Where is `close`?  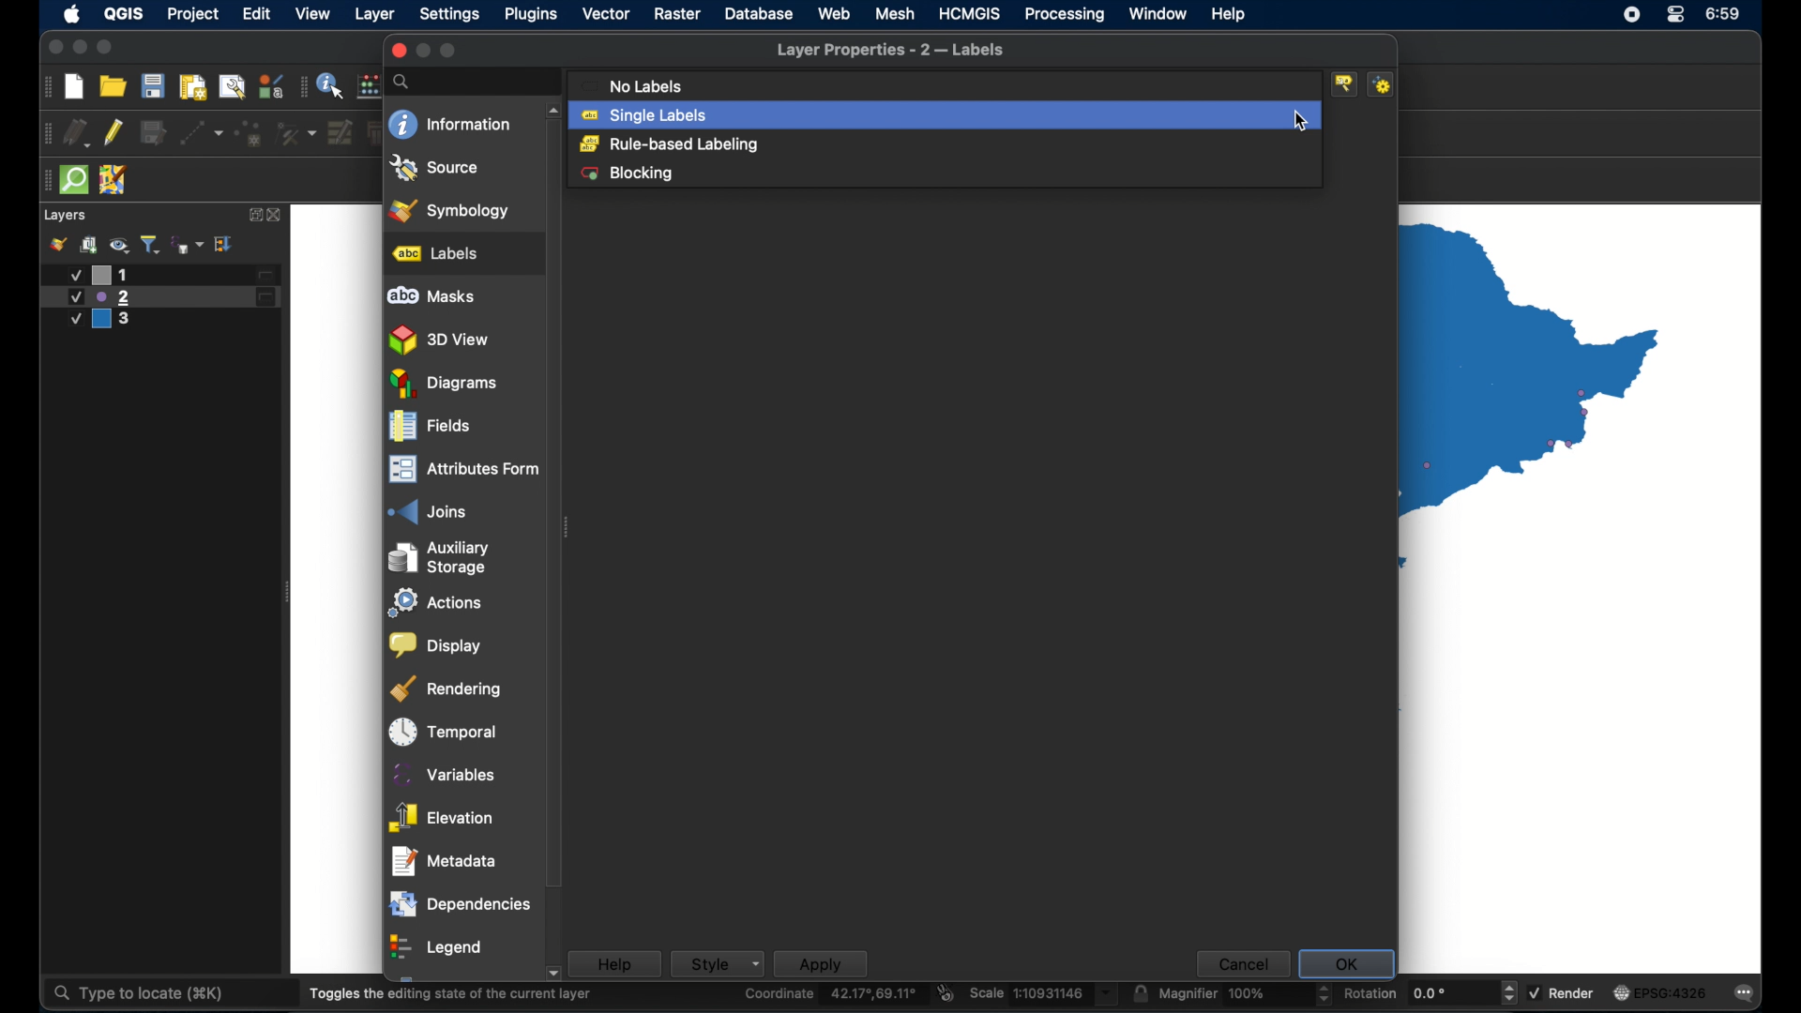
close is located at coordinates (53, 48).